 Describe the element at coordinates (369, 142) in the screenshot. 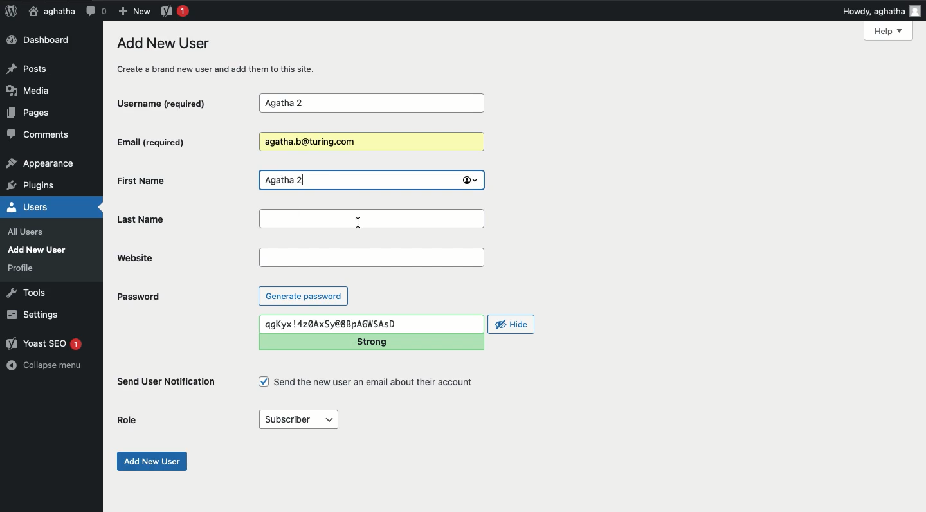

I see `Agatha.b@turing.com` at that location.